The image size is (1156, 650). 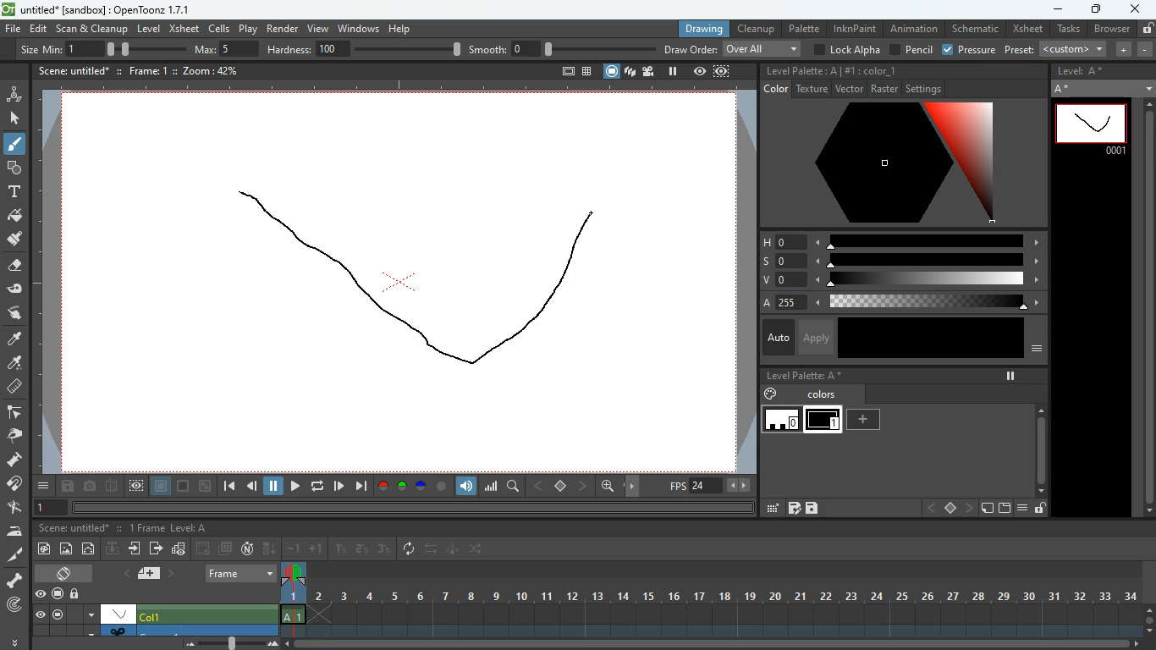 What do you see at coordinates (910, 50) in the screenshot?
I see `pencil` at bounding box center [910, 50].